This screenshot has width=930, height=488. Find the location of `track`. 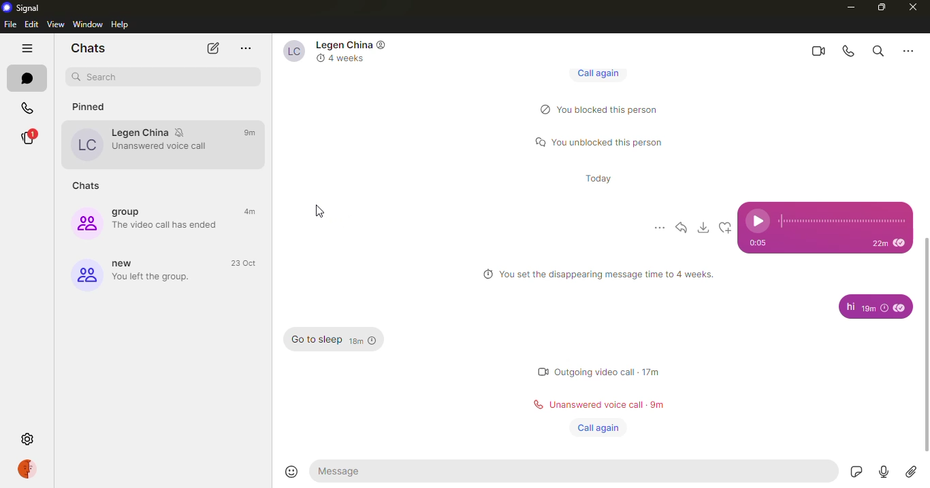

track is located at coordinates (843, 220).